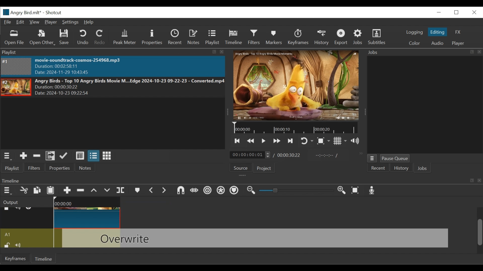 The width and height of the screenshot is (483, 271). What do you see at coordinates (437, 43) in the screenshot?
I see `Audio` at bounding box center [437, 43].